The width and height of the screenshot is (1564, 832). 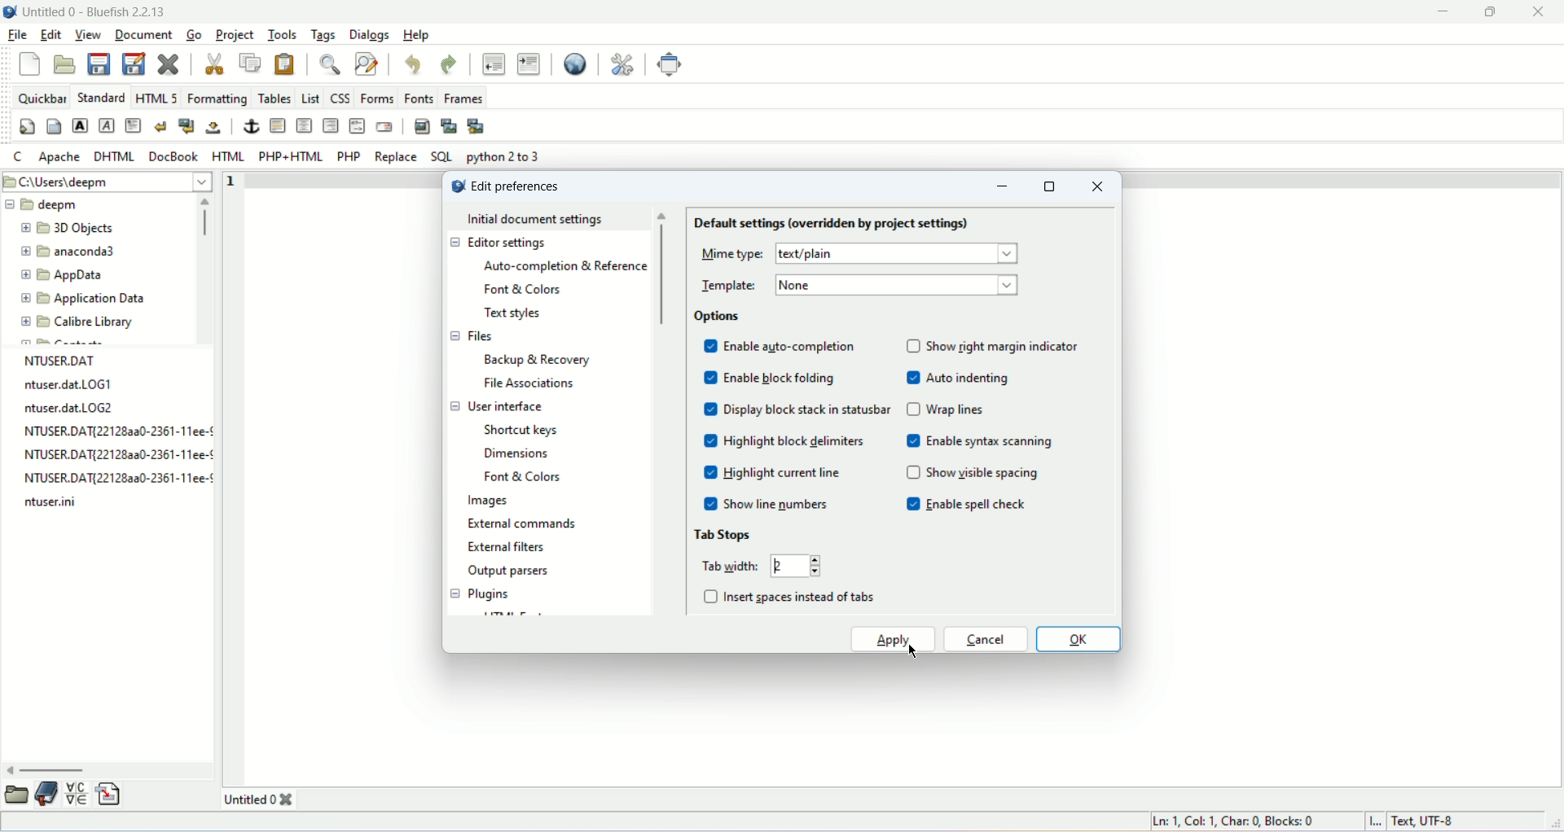 What do you see at coordinates (371, 34) in the screenshot?
I see `dialogs` at bounding box center [371, 34].